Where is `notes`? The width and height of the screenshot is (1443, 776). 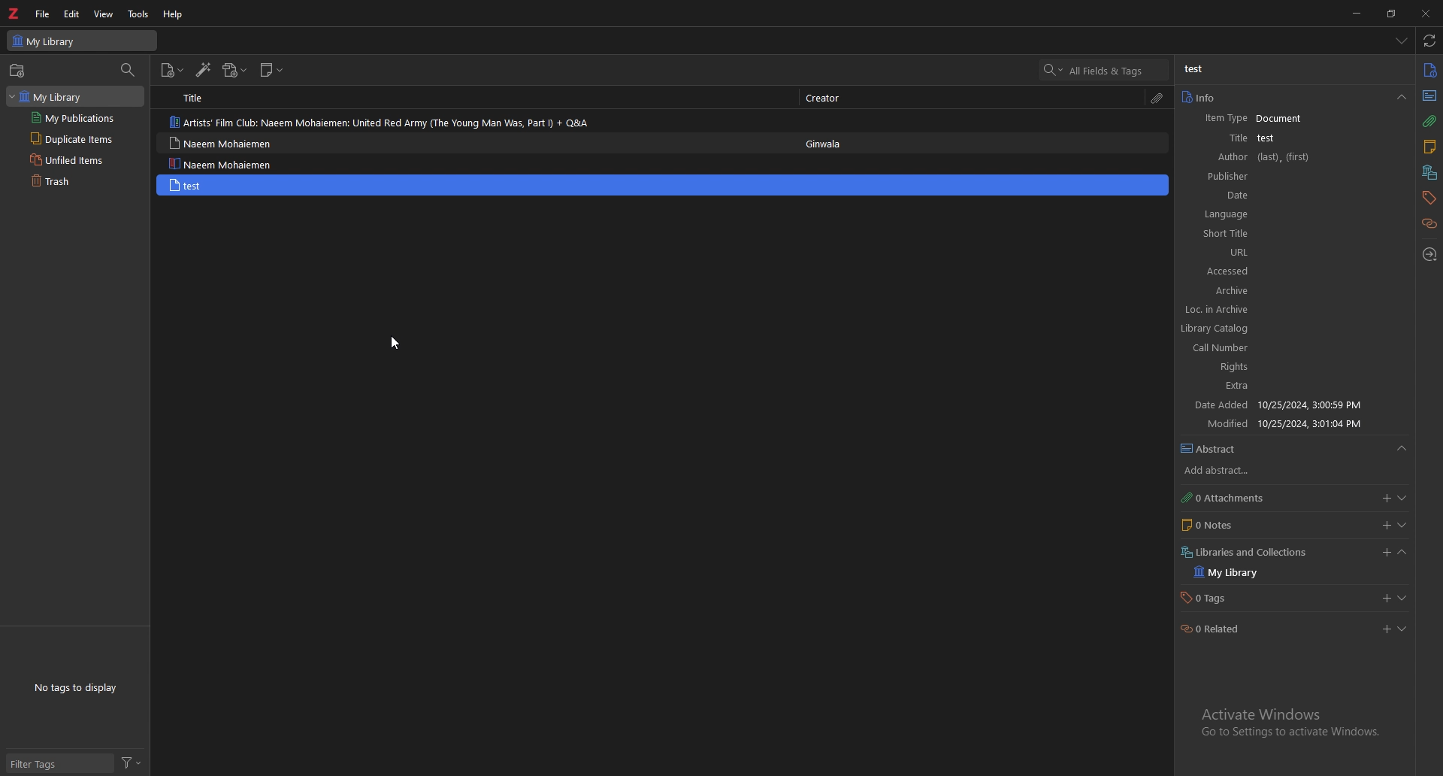 notes is located at coordinates (1429, 147).